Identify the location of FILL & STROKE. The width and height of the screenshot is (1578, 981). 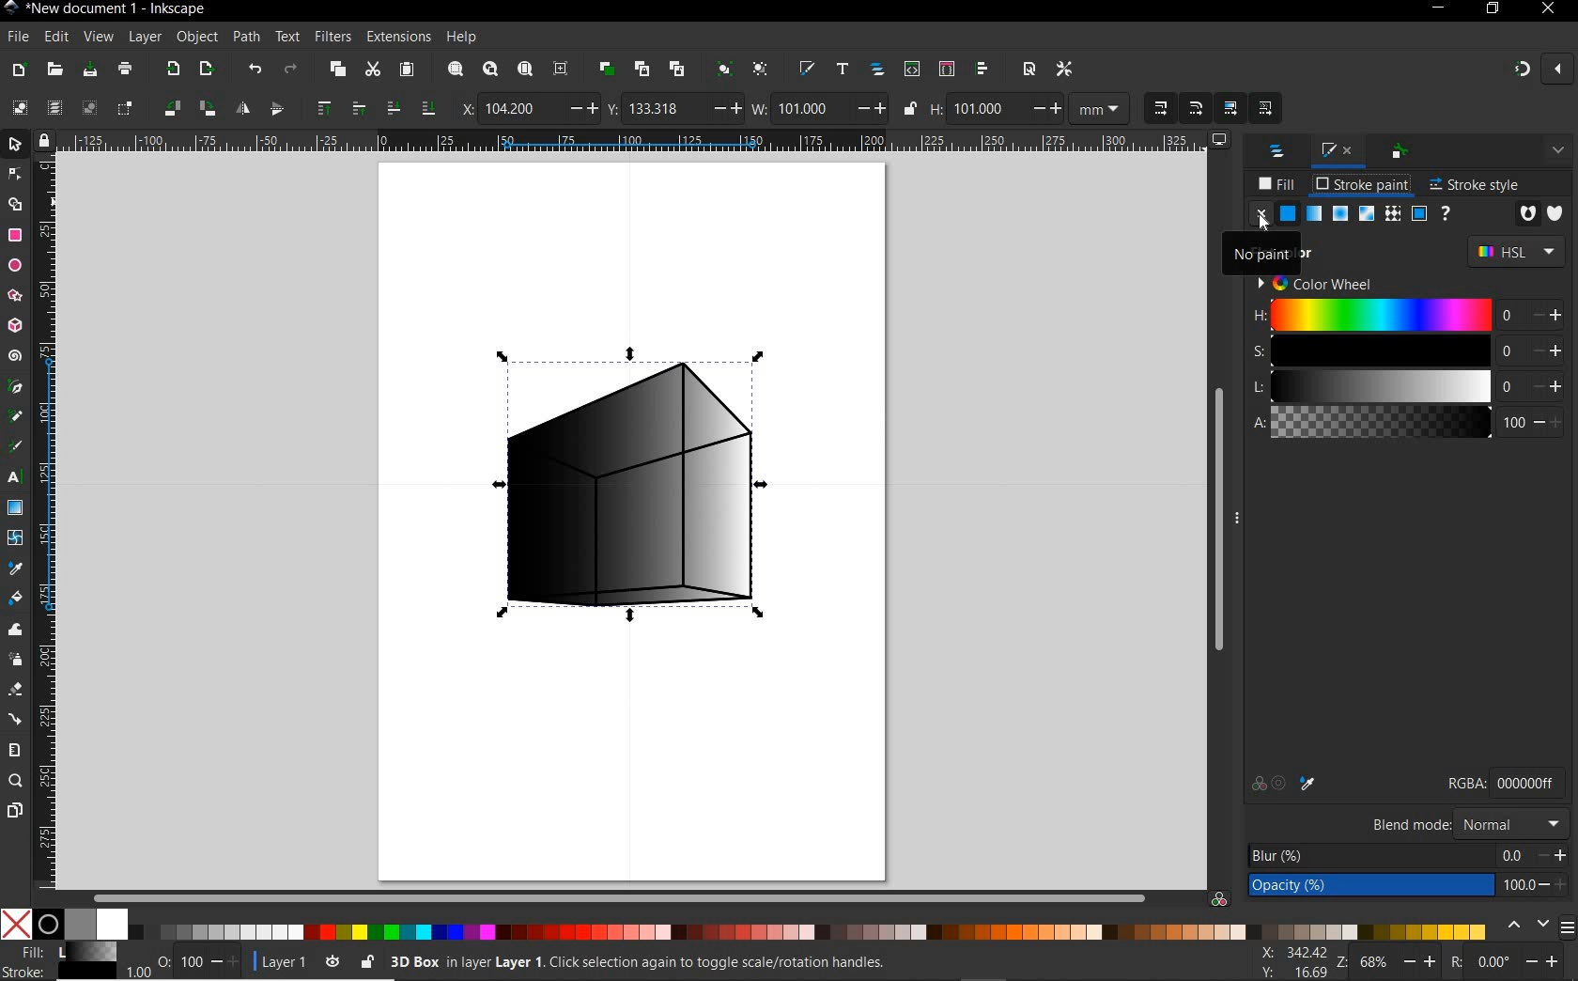
(60, 961).